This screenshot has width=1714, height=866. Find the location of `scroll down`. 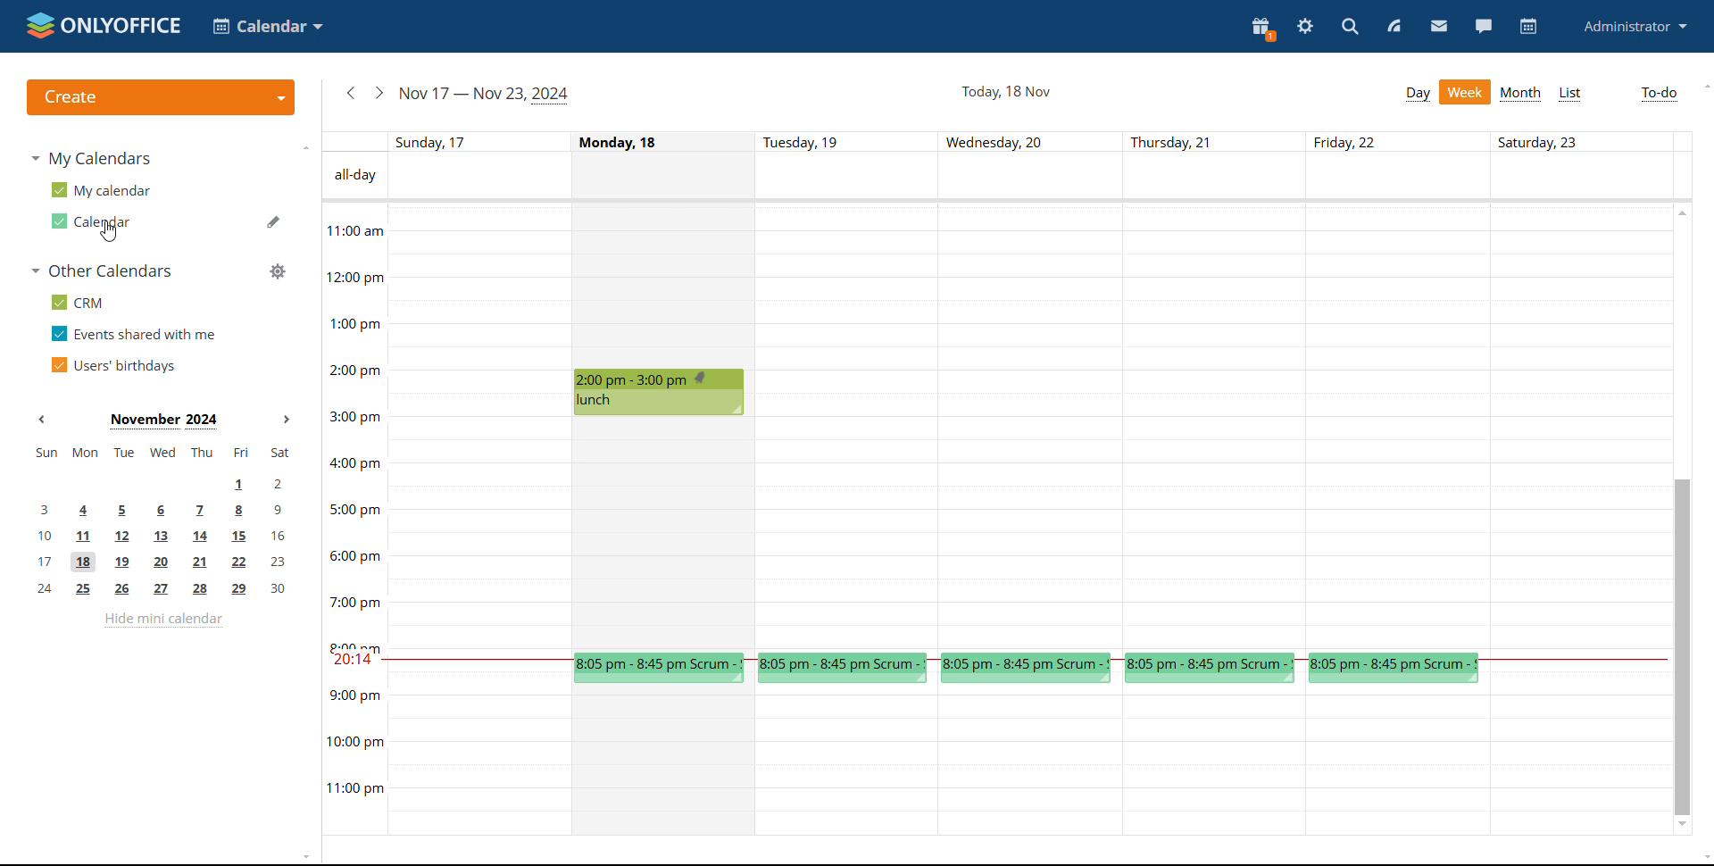

scroll down is located at coordinates (1682, 825).